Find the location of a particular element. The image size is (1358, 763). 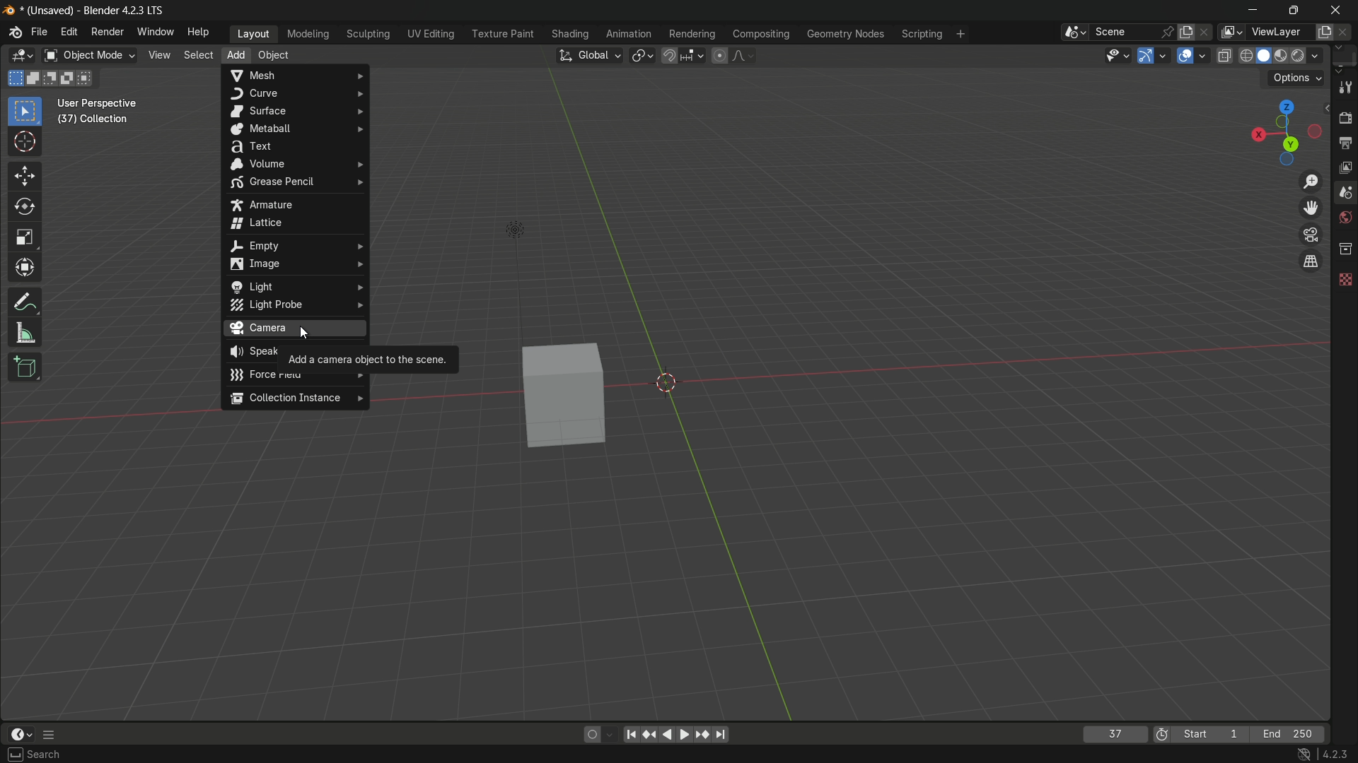

gizmos is located at coordinates (1163, 56).